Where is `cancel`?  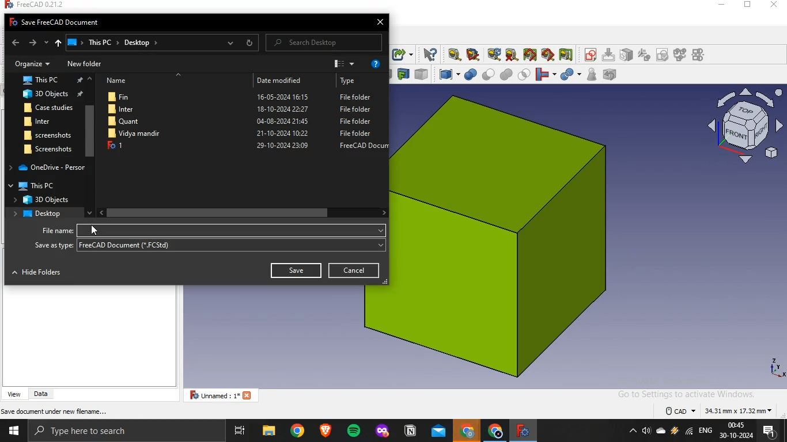
cancel is located at coordinates (353, 270).